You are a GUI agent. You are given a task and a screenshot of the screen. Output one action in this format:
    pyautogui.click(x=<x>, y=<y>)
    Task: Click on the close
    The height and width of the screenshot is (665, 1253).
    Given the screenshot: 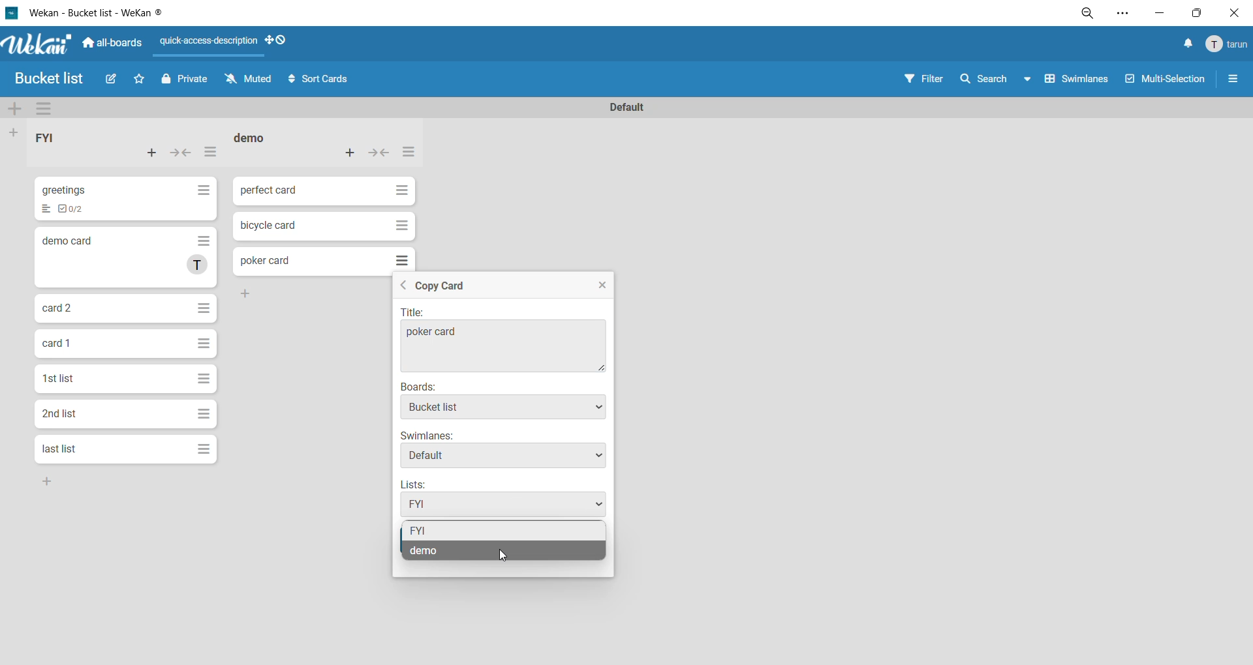 What is the action you would take?
    pyautogui.click(x=601, y=287)
    